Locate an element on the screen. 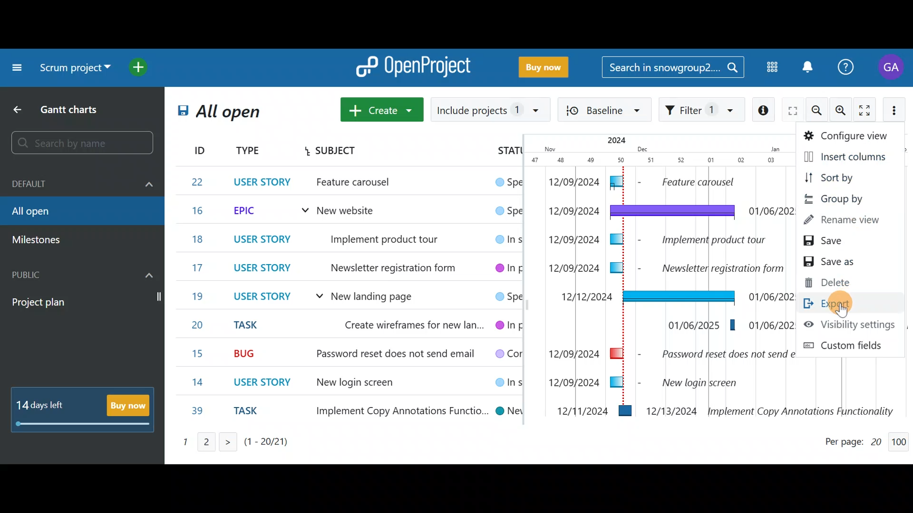 The image size is (913, 513). 14 is located at coordinates (201, 382).